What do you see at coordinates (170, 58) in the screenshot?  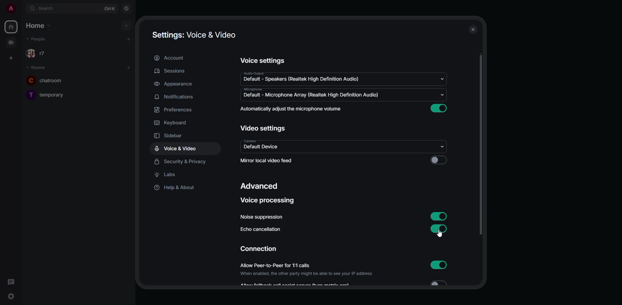 I see `account` at bounding box center [170, 58].